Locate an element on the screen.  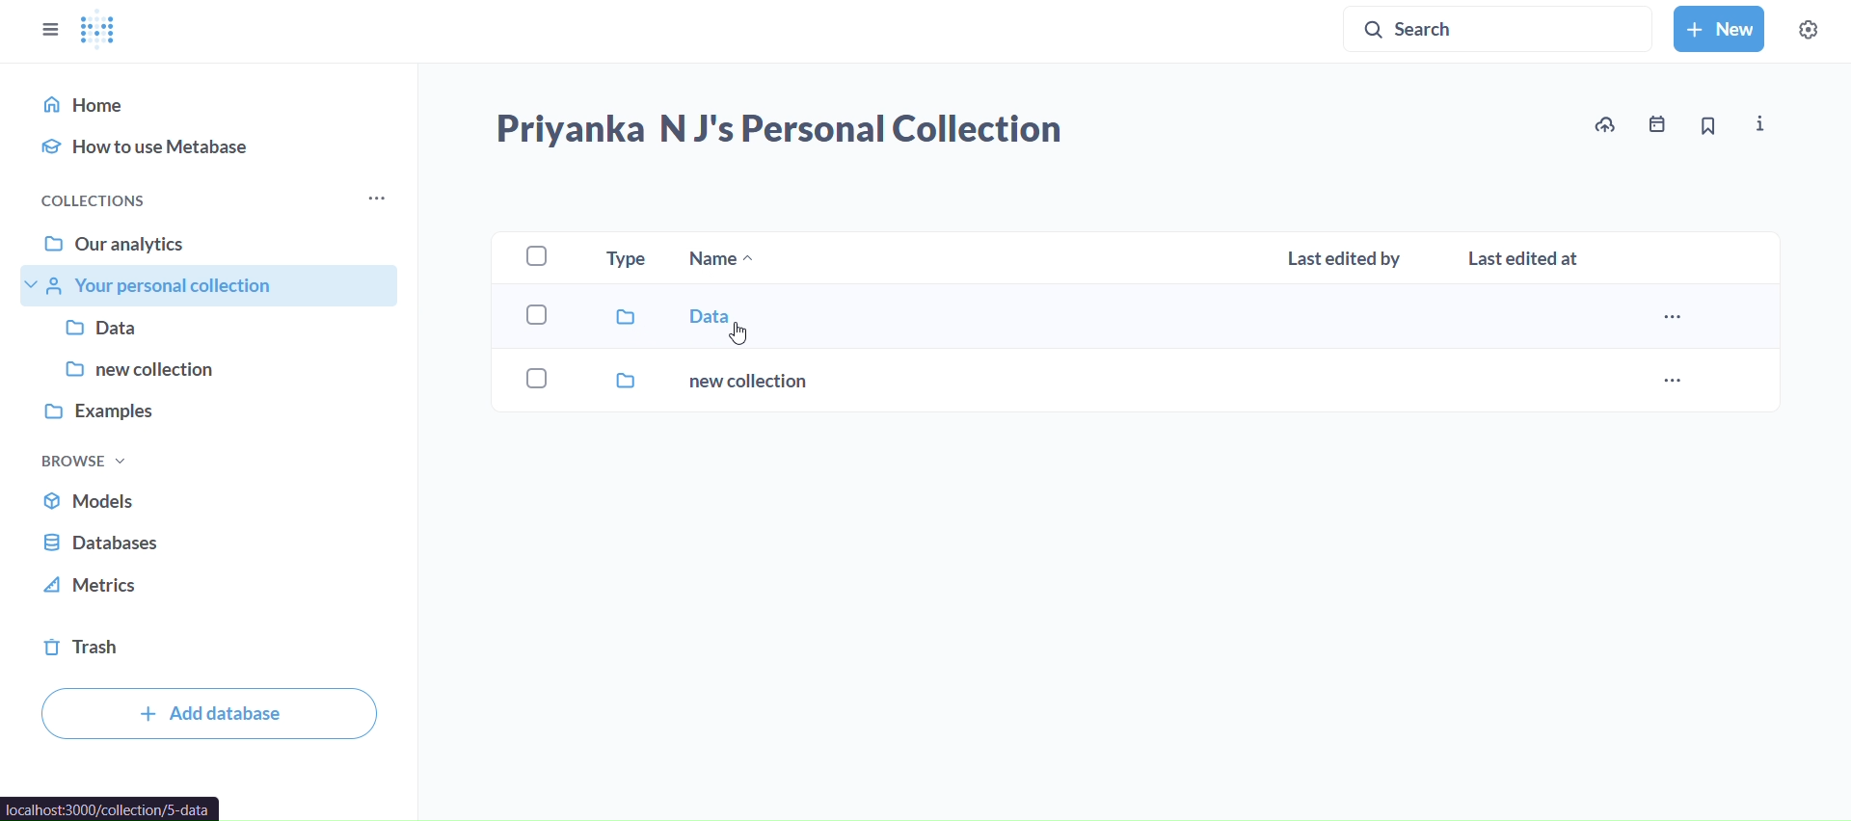
home is located at coordinates (215, 99).